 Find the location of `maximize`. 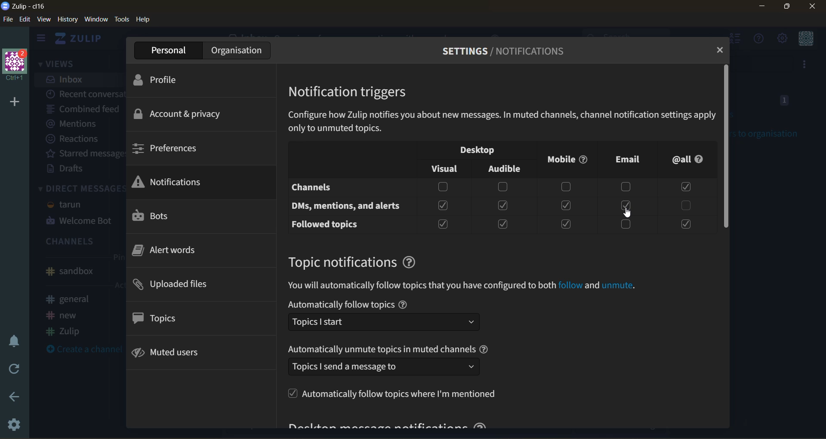

maximize is located at coordinates (787, 8).